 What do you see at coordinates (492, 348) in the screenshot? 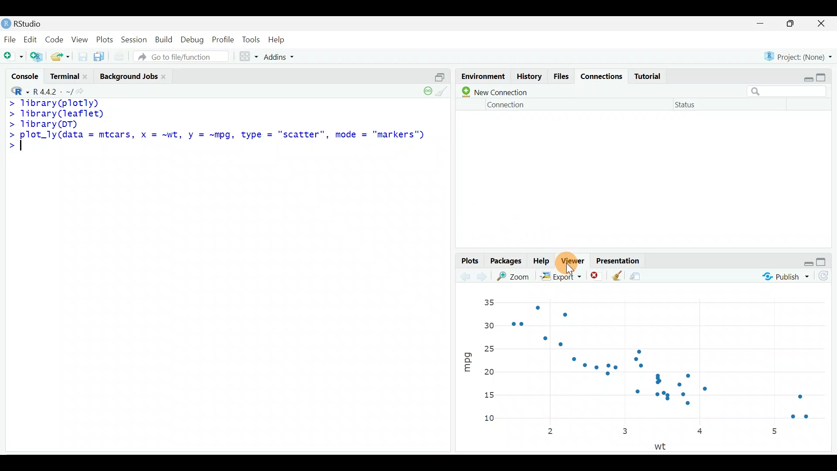
I see `25` at bounding box center [492, 348].